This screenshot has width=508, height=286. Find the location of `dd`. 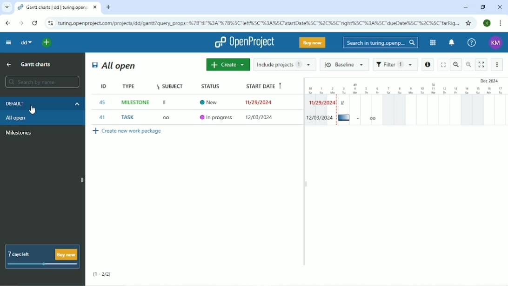

dd is located at coordinates (26, 43).